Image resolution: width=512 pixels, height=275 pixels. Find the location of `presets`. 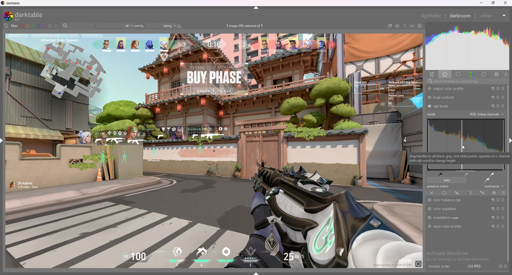

presets is located at coordinates (503, 200).